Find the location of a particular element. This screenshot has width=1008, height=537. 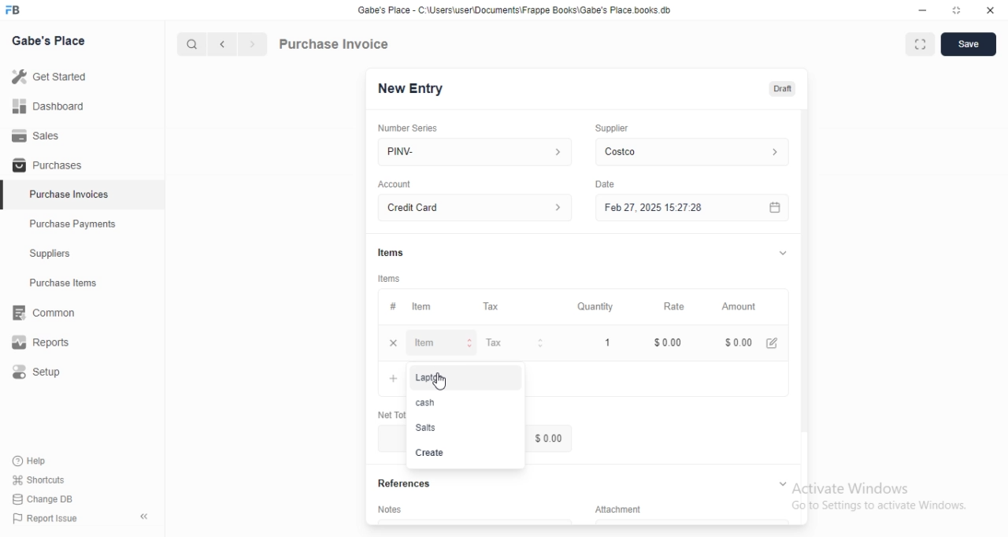

Create is located at coordinates (465, 453).